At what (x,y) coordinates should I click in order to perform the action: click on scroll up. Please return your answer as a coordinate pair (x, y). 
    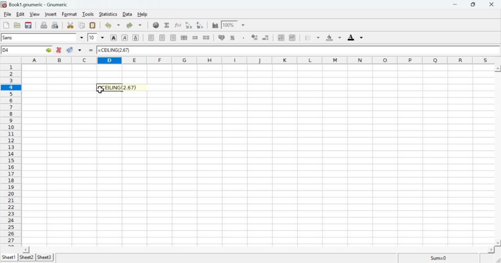
    Looking at the image, I should click on (498, 68).